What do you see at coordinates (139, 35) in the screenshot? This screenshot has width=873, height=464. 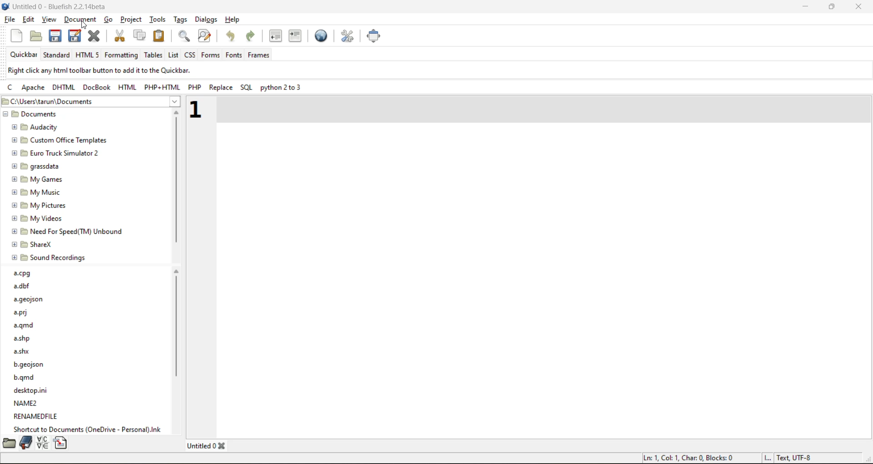 I see `copy` at bounding box center [139, 35].